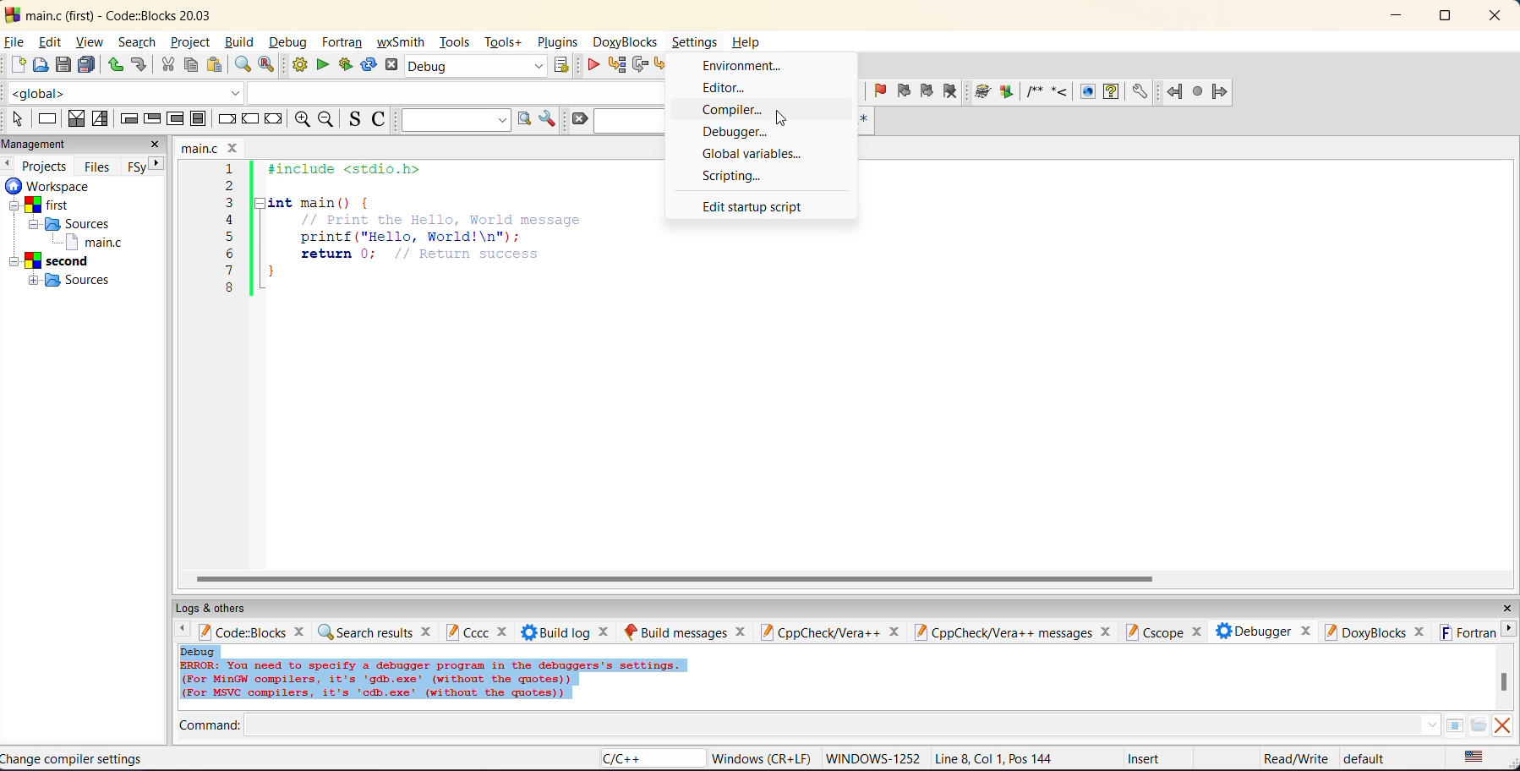 This screenshot has height=771, width=1520. Describe the element at coordinates (251, 118) in the screenshot. I see `continue` at that location.